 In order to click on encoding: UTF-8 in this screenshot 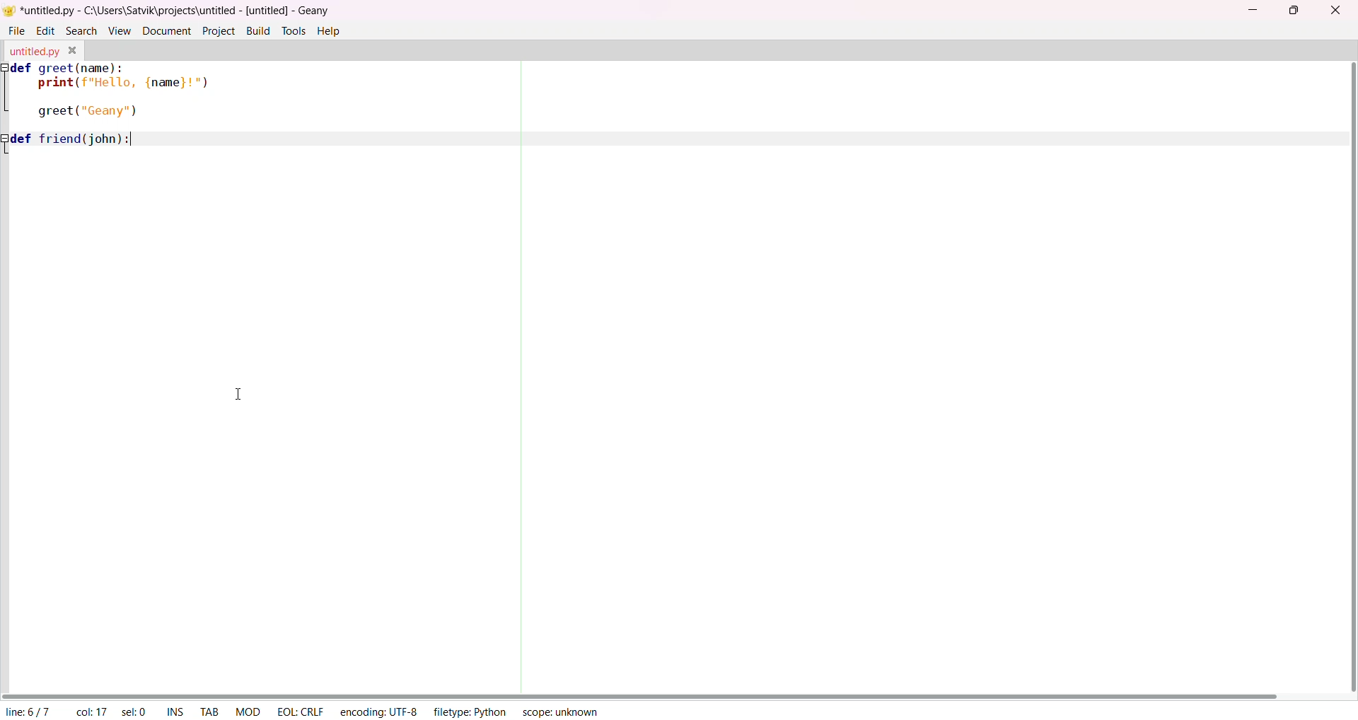, I will do `click(378, 709)`.